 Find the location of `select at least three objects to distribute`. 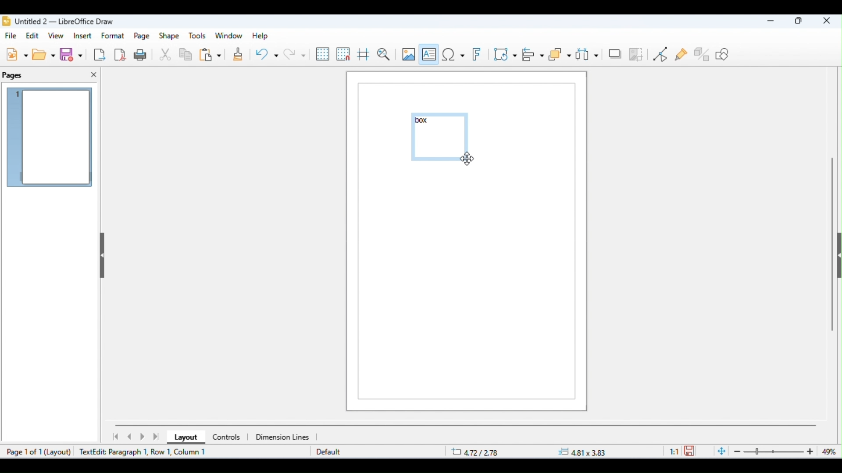

select at least three objects to distribute is located at coordinates (587, 53).